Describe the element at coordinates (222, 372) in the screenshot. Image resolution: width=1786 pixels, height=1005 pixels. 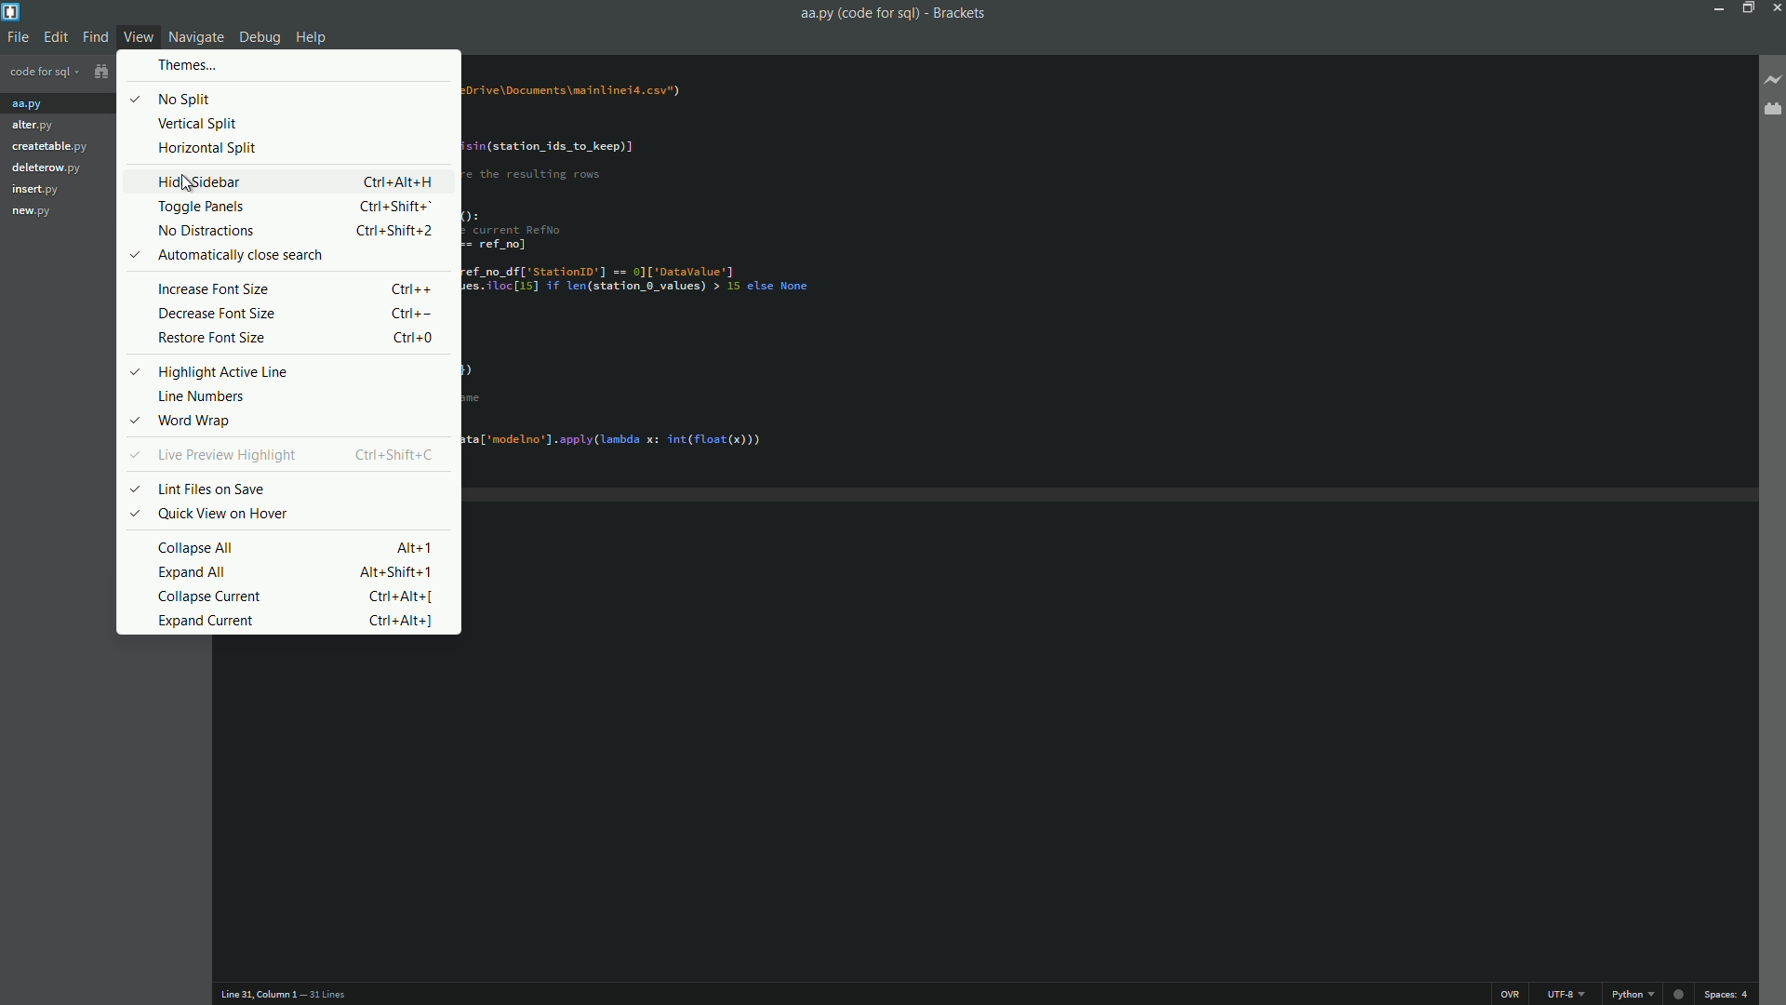
I see `highlight active line button` at that location.